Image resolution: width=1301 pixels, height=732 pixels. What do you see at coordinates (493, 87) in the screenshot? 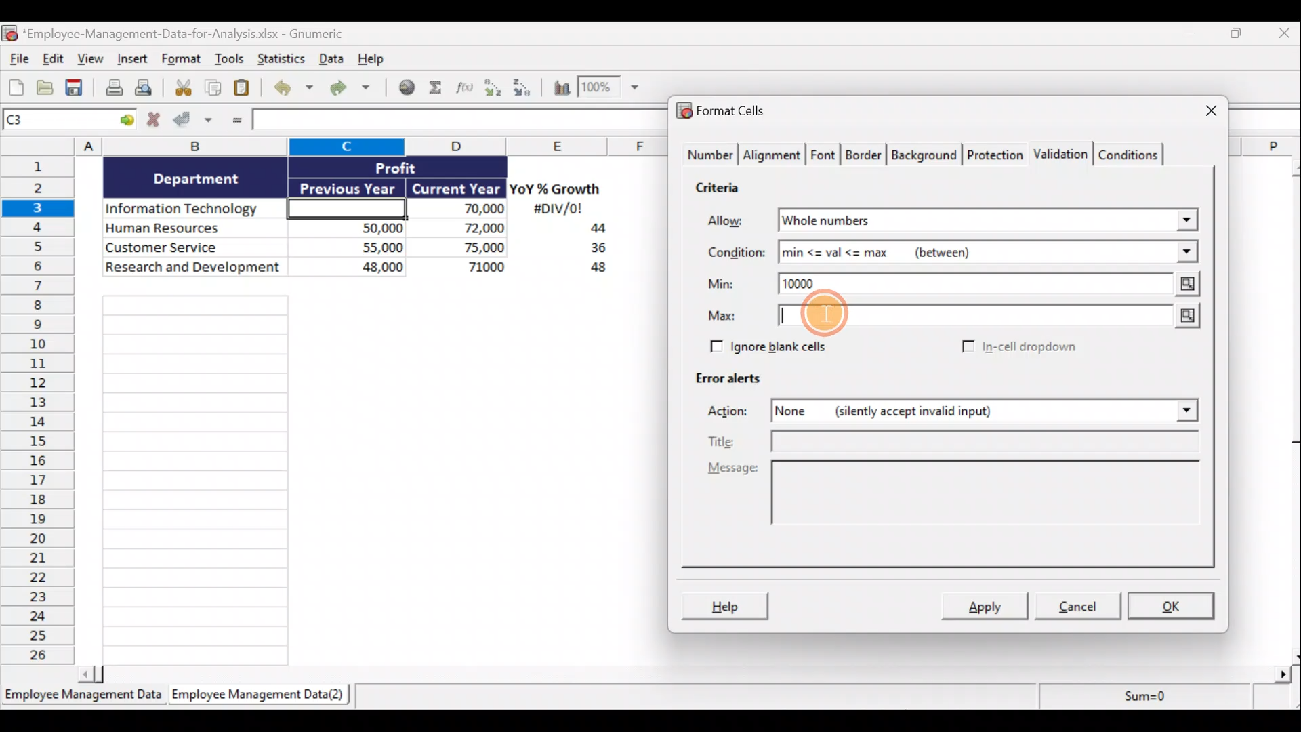
I see `Sort ascending` at bounding box center [493, 87].